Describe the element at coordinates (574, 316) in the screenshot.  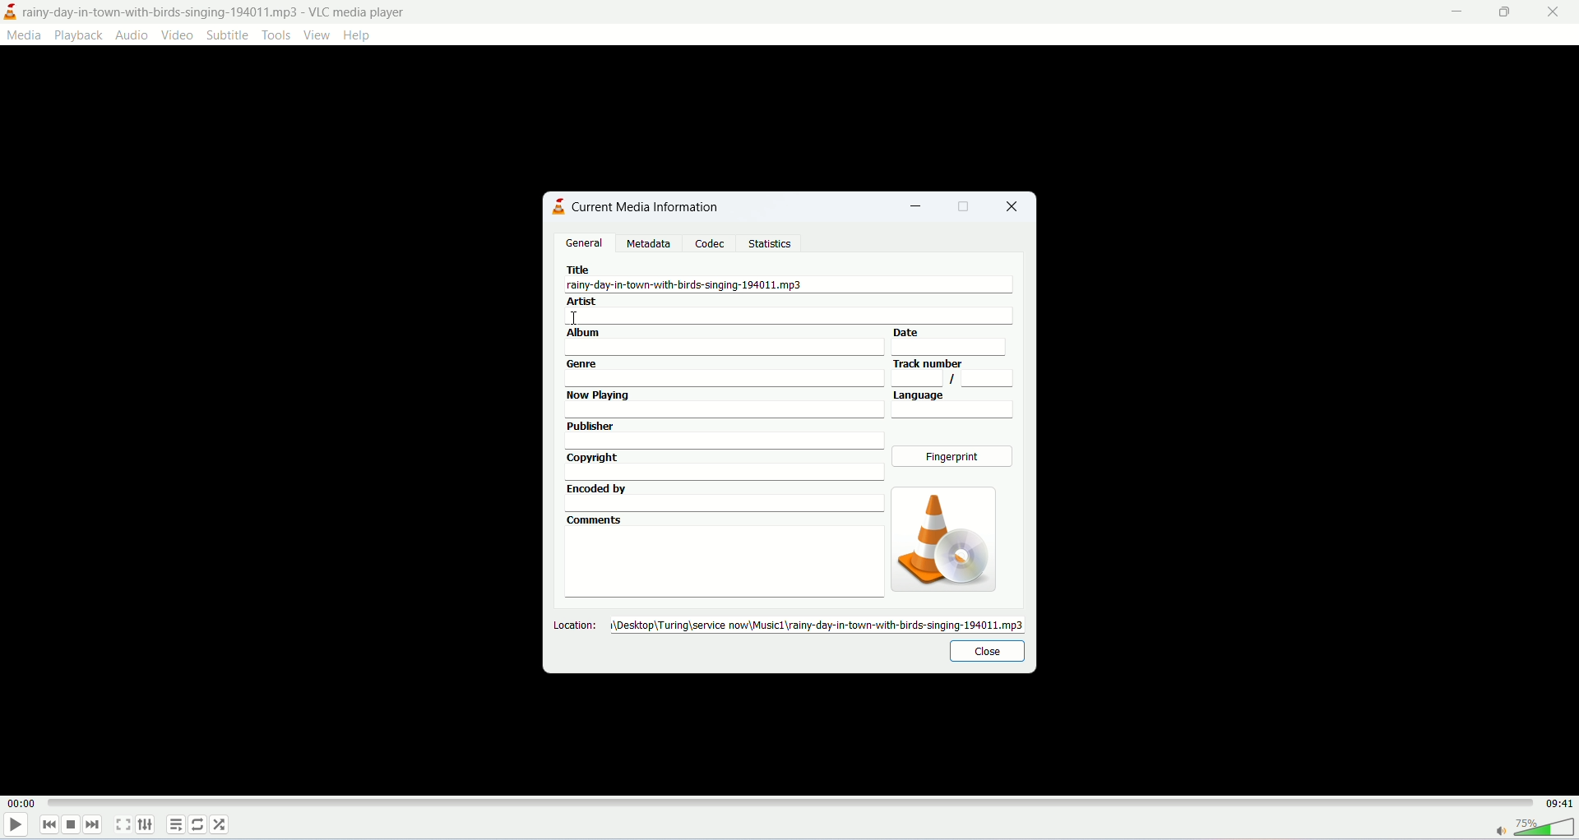
I see `mouse cursor` at that location.